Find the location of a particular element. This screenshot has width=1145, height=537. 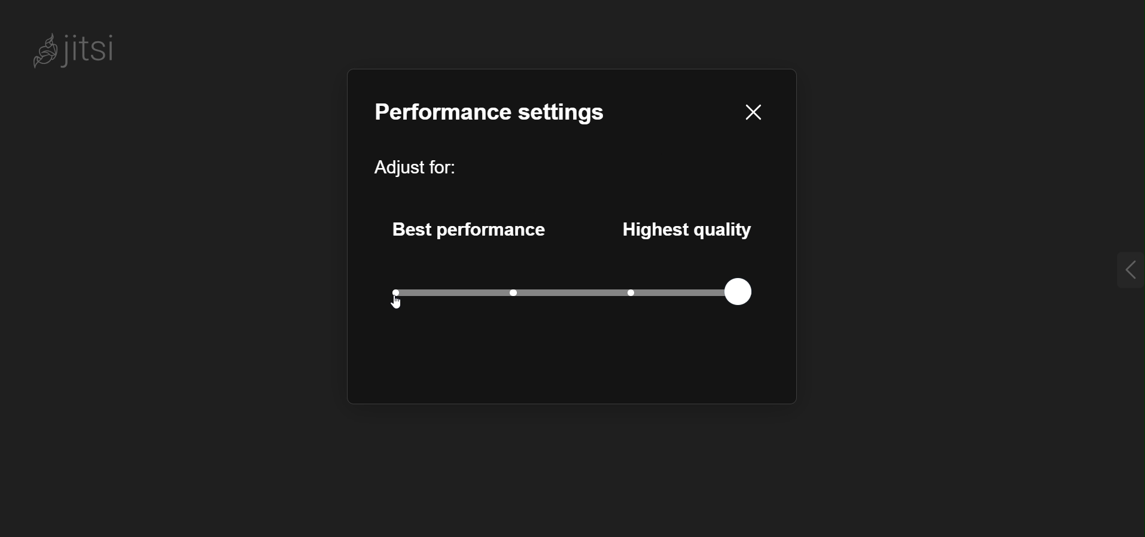

current quality is located at coordinates (742, 292).